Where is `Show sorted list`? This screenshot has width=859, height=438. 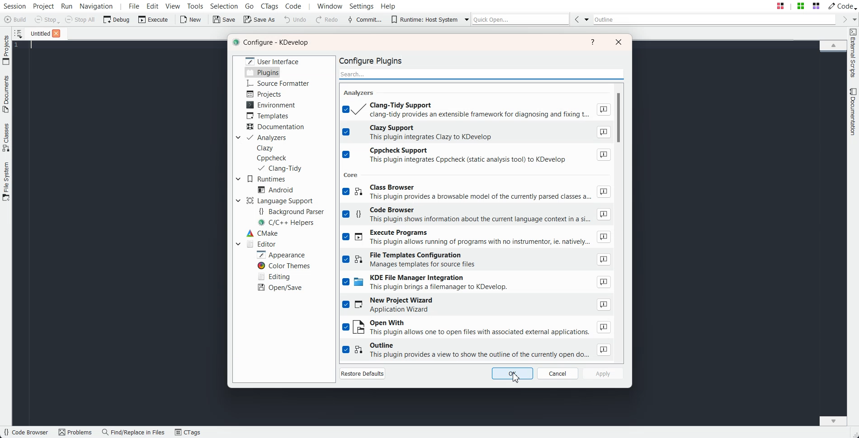
Show sorted list is located at coordinates (18, 33).